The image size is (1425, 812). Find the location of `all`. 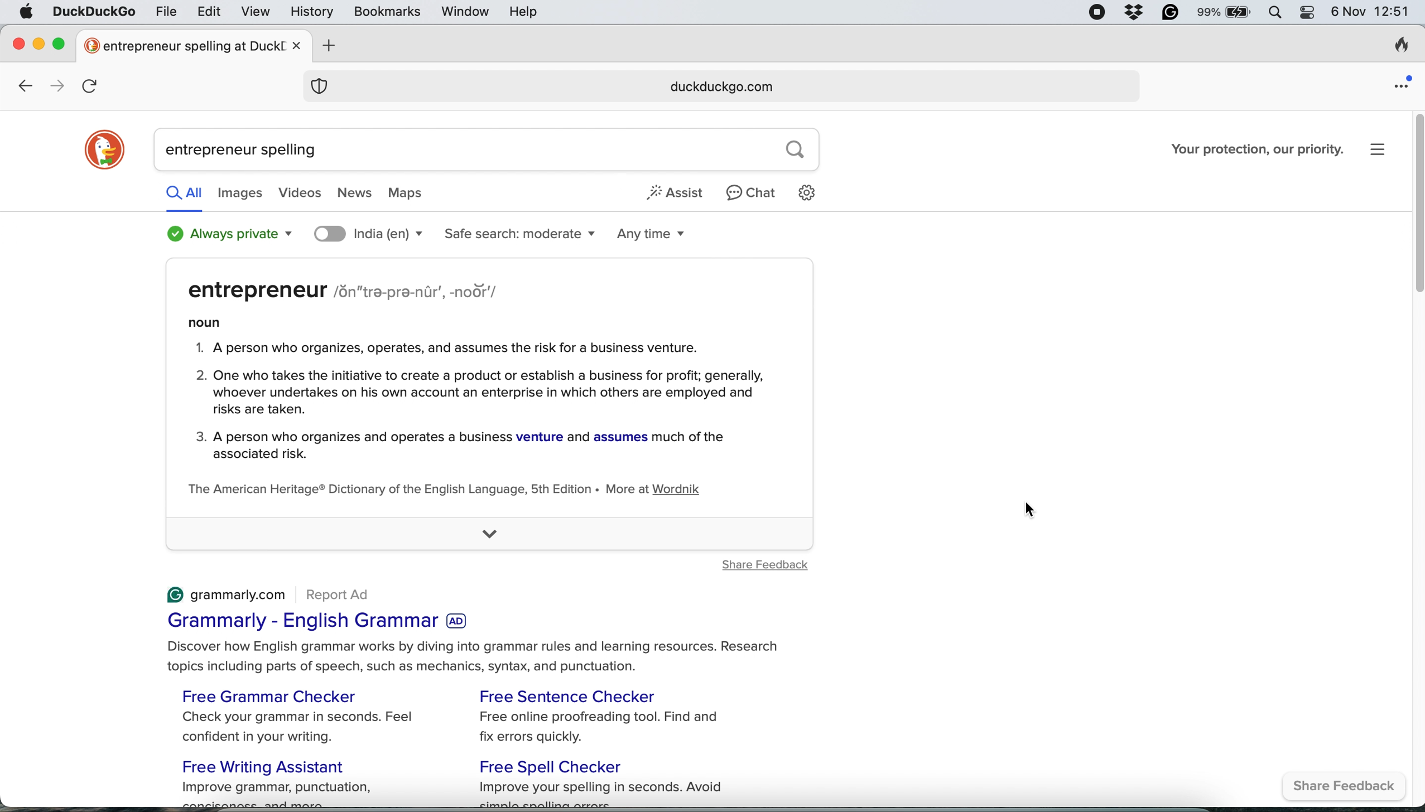

all is located at coordinates (179, 192).